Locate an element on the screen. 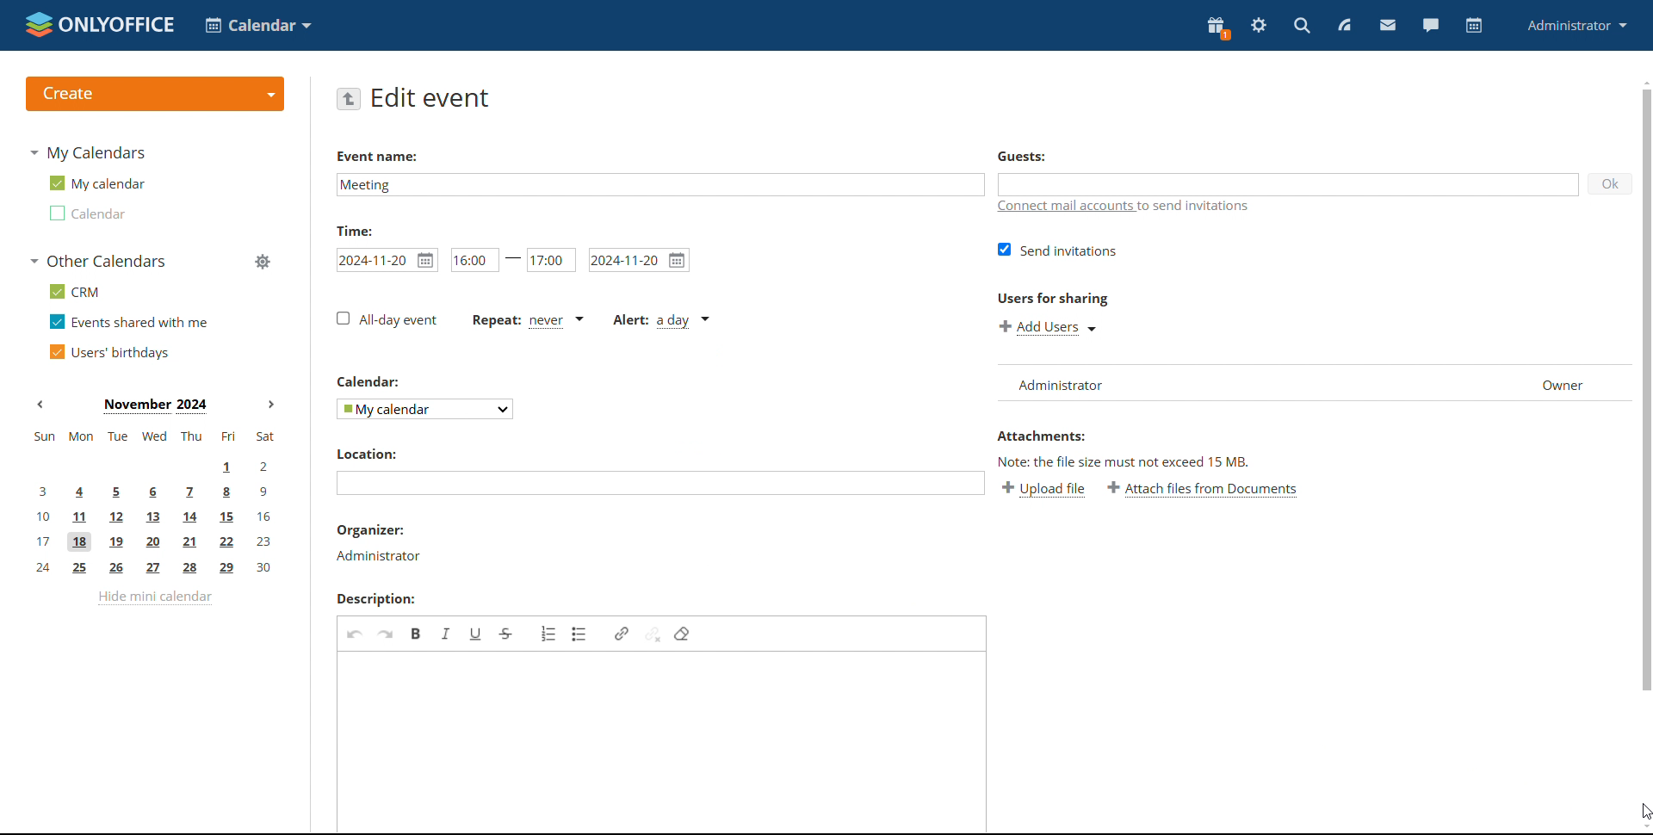 Image resolution: width=1653 pixels, height=835 pixels. users' birthdays  is located at coordinates (108, 352).